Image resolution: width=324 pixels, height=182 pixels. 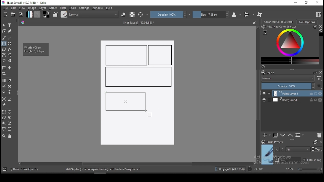 What do you see at coordinates (10, 68) in the screenshot?
I see `move a layer` at bounding box center [10, 68].